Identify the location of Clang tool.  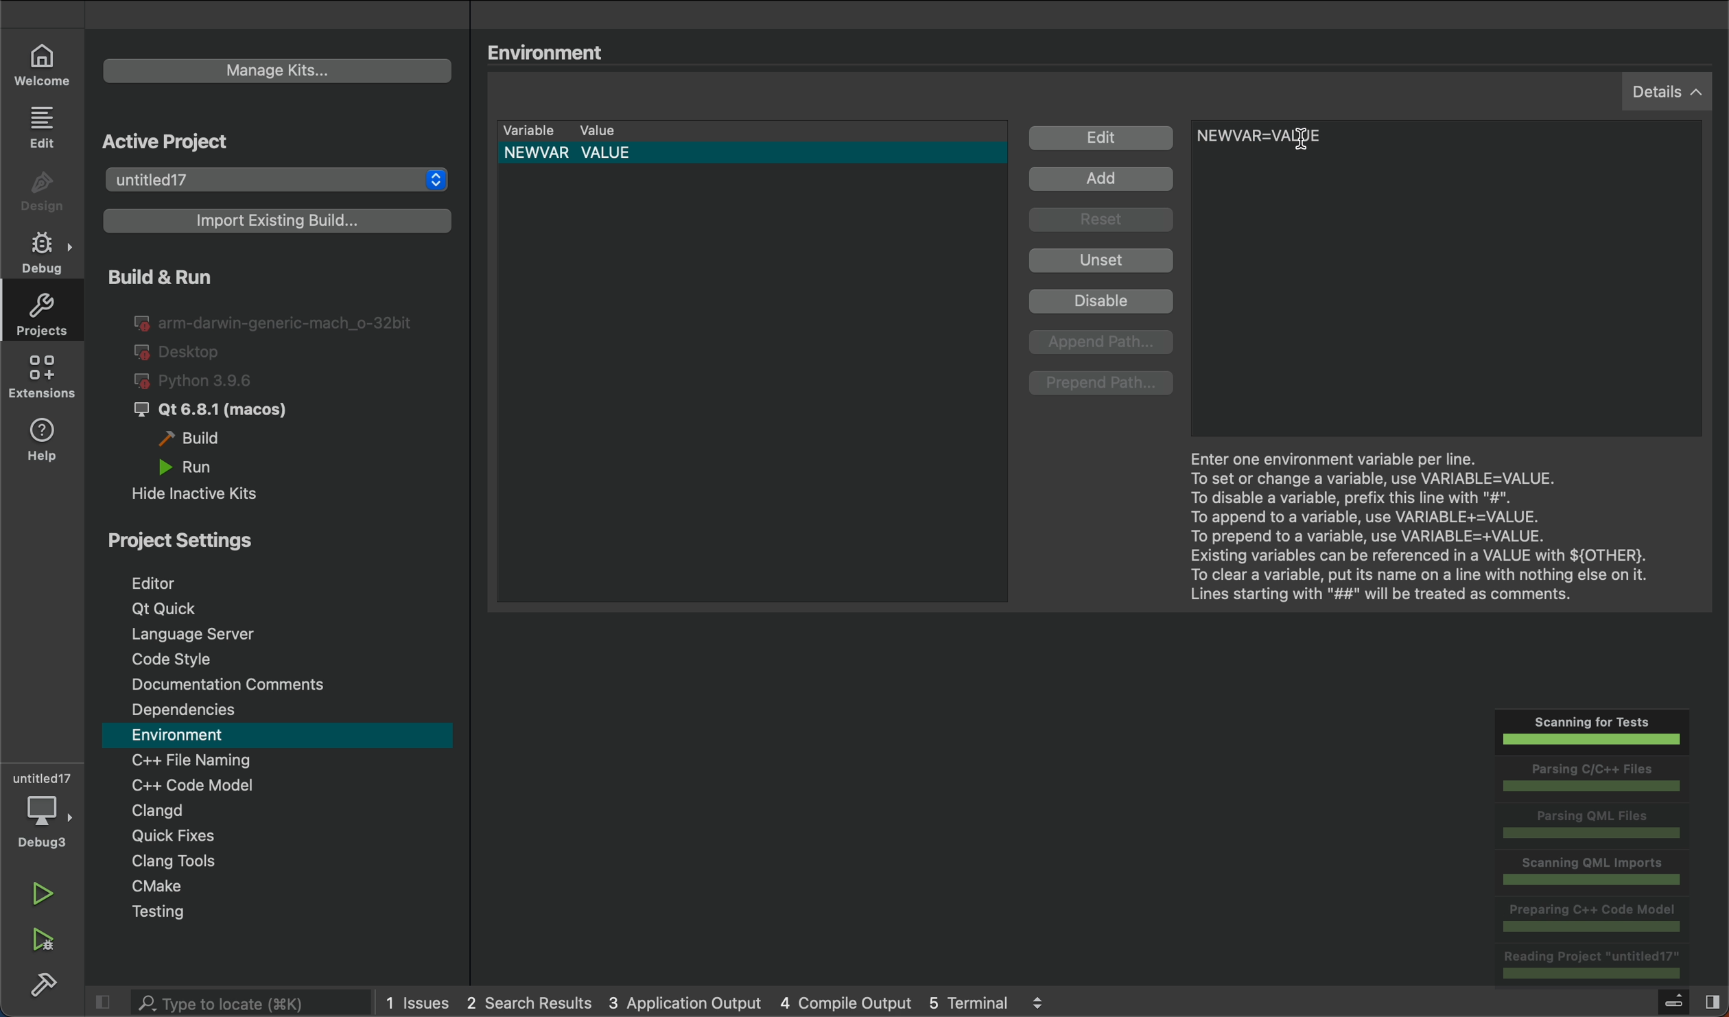
(288, 862).